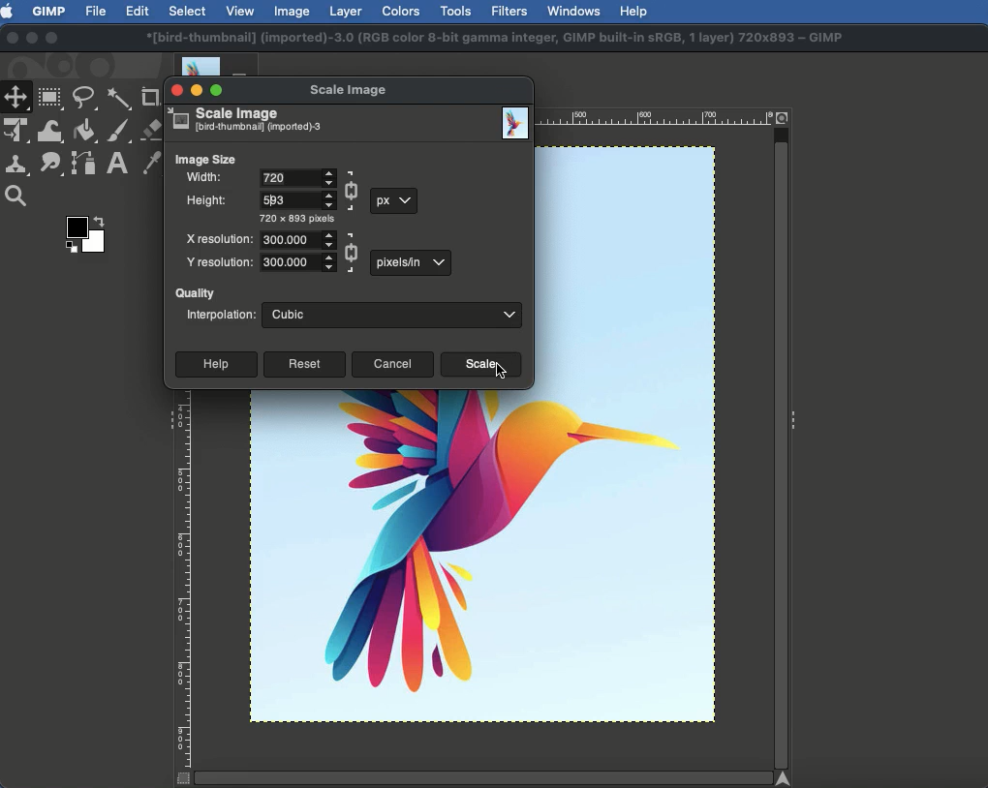  I want to click on Scale image, so click(347, 85).